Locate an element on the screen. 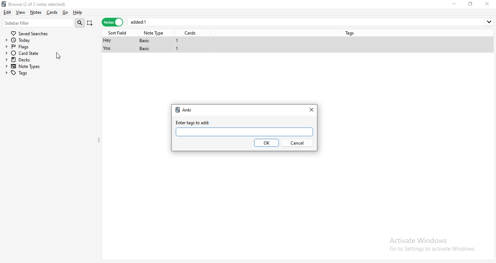 The image size is (496, 263). flags is located at coordinates (24, 46).